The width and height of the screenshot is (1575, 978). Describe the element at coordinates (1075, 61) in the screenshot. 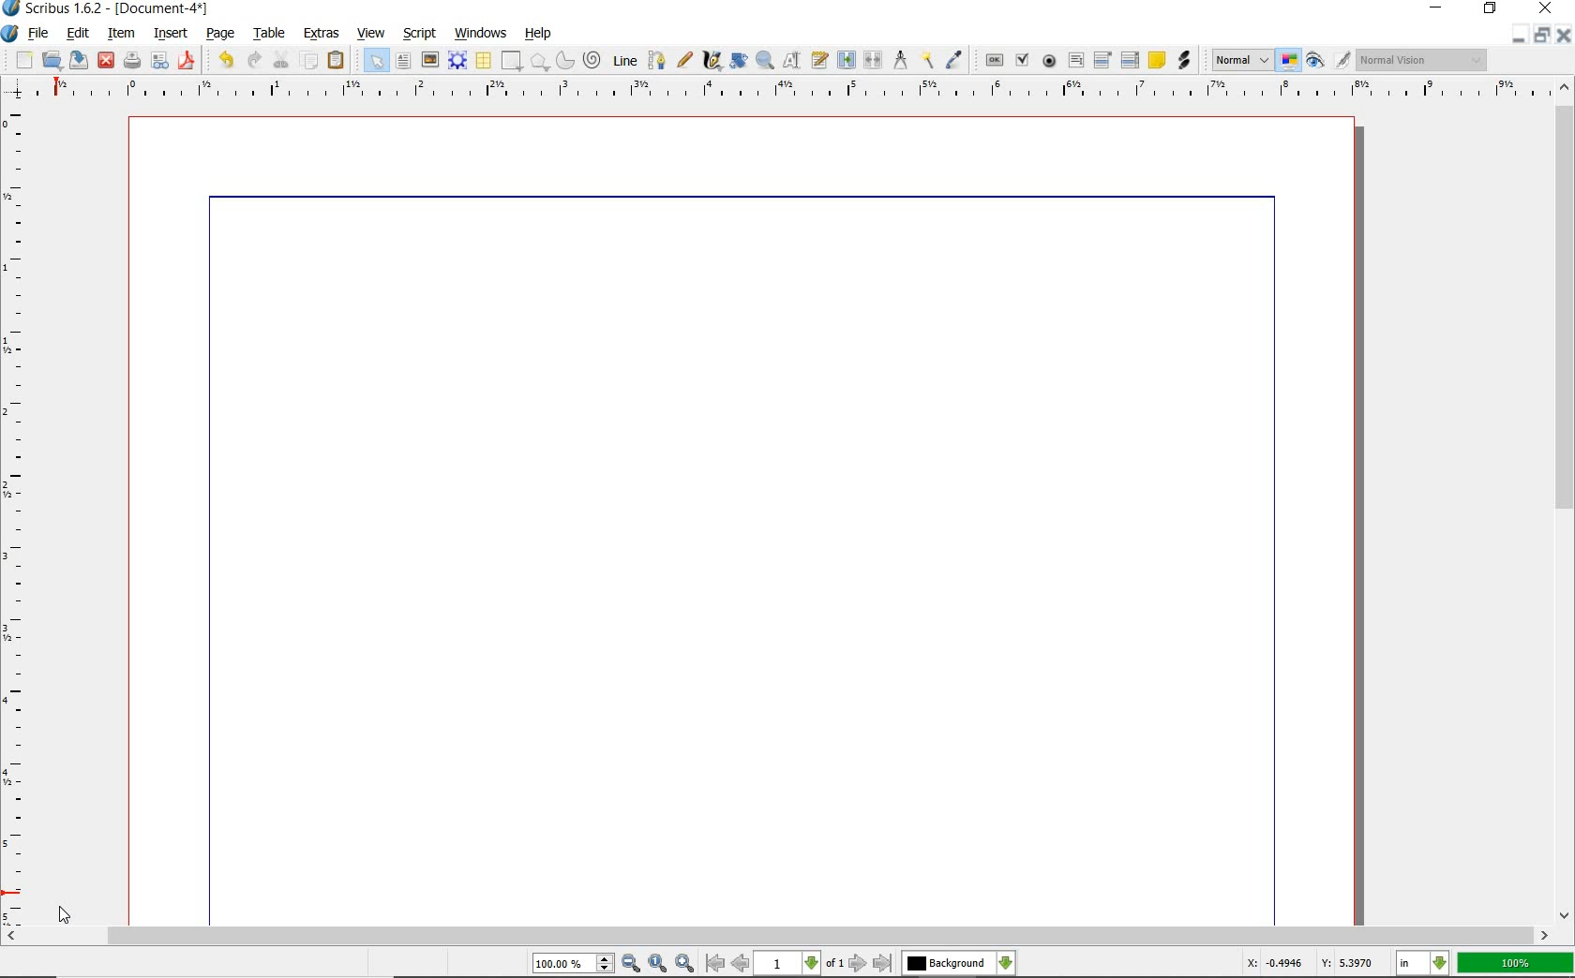

I see `pdf text field` at that location.